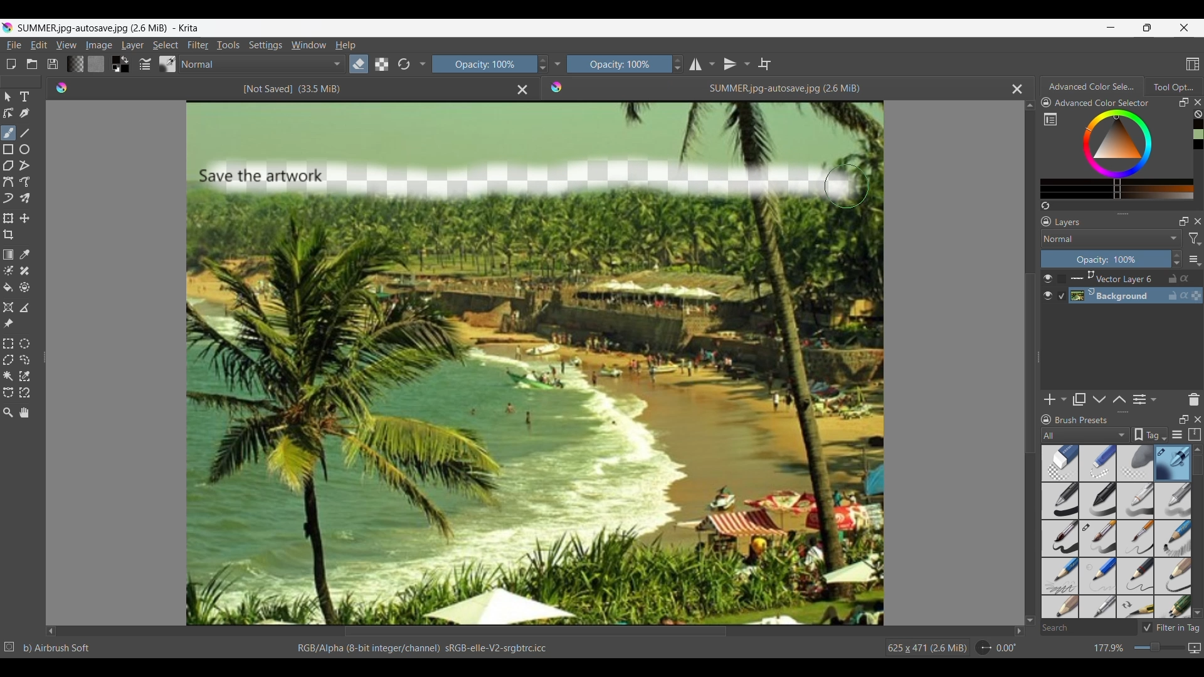 The width and height of the screenshot is (1204, 677). I want to click on Create a list of colors from the image, so click(1045, 206).